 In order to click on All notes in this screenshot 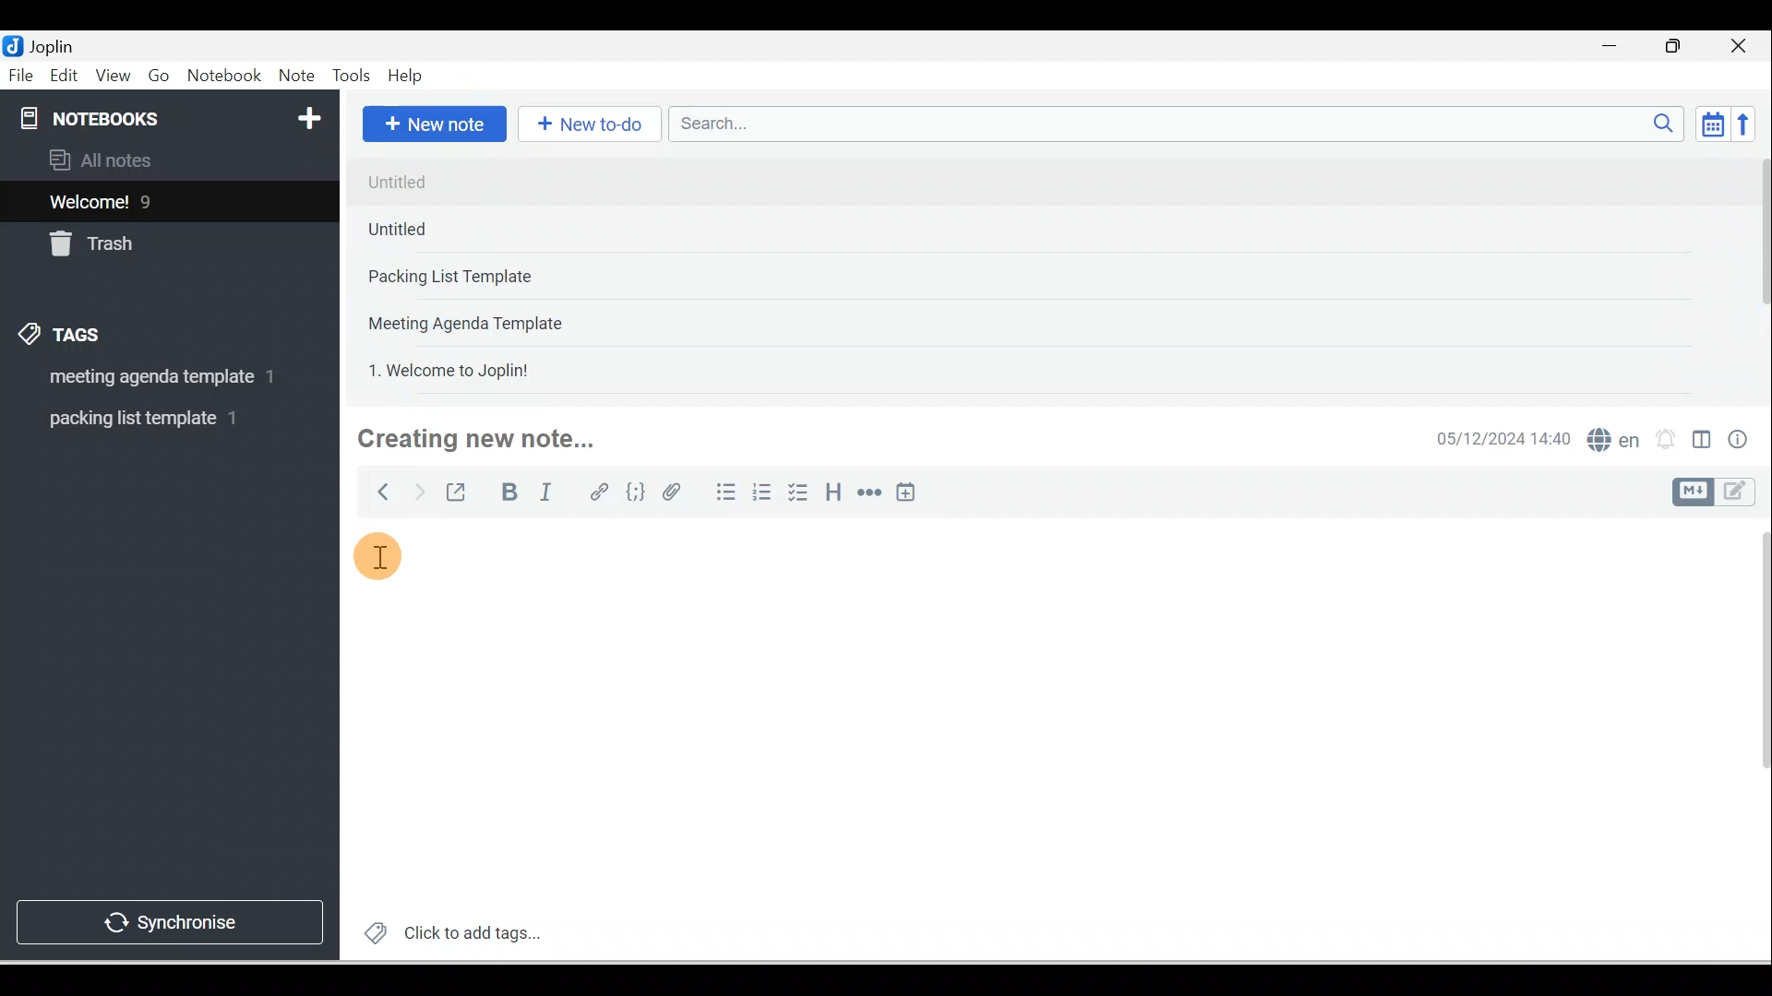, I will do `click(167, 160)`.